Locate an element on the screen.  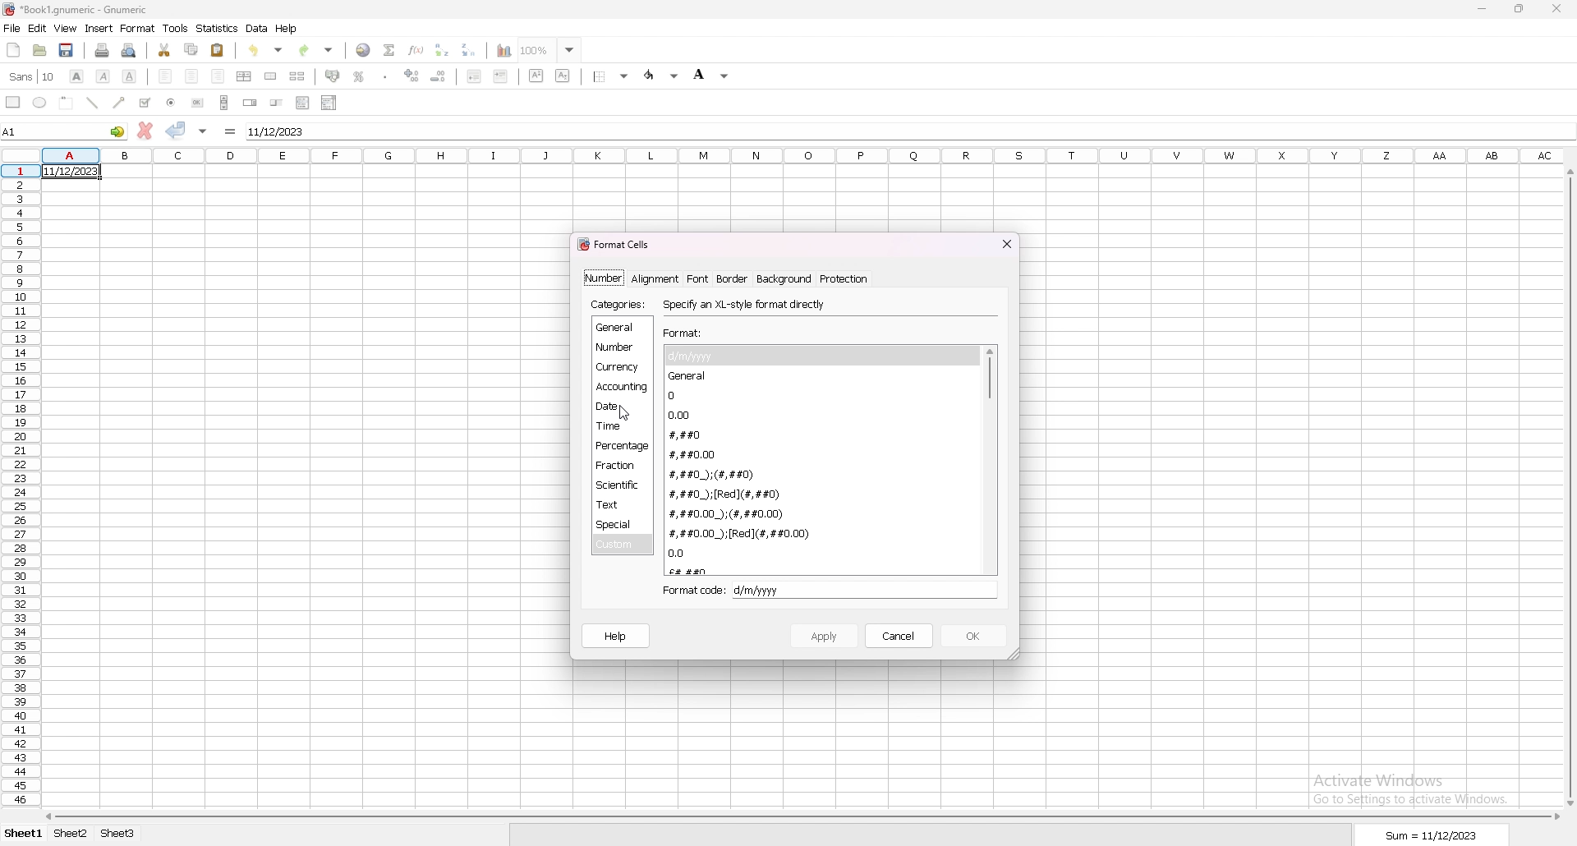
subscript is located at coordinates (563, 76).